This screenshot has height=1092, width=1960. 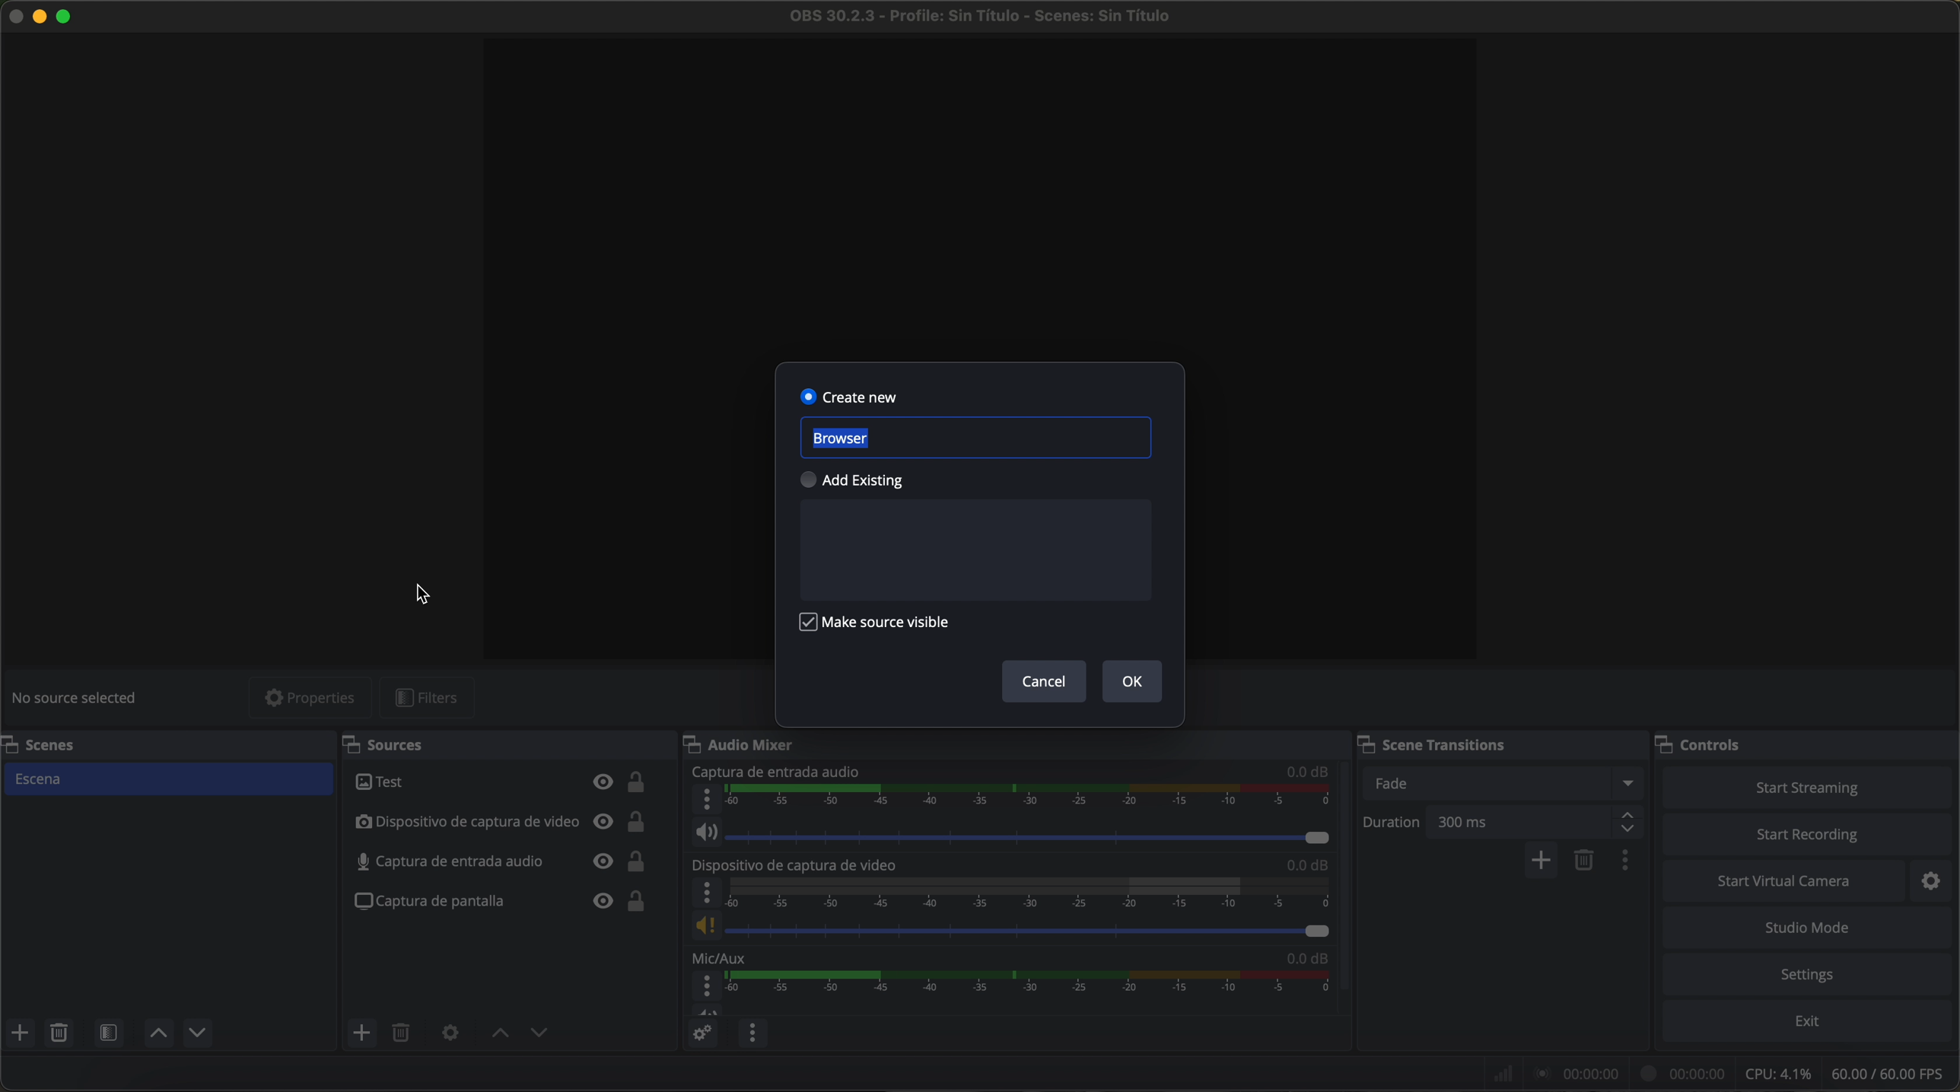 What do you see at coordinates (705, 893) in the screenshot?
I see `more options` at bounding box center [705, 893].